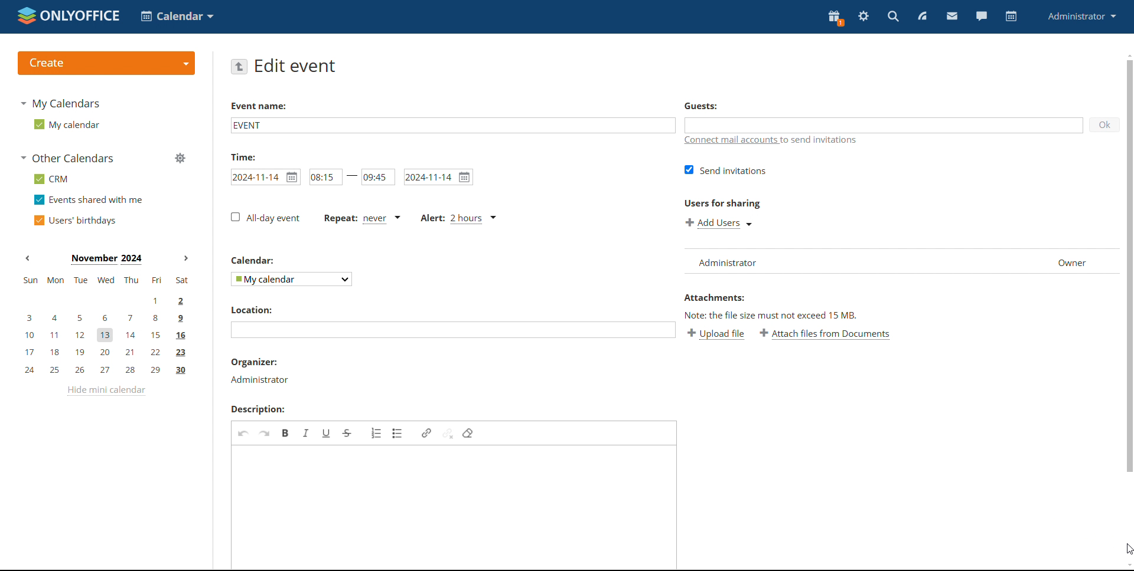  What do you see at coordinates (258, 364) in the screenshot?
I see `organizer label` at bounding box center [258, 364].